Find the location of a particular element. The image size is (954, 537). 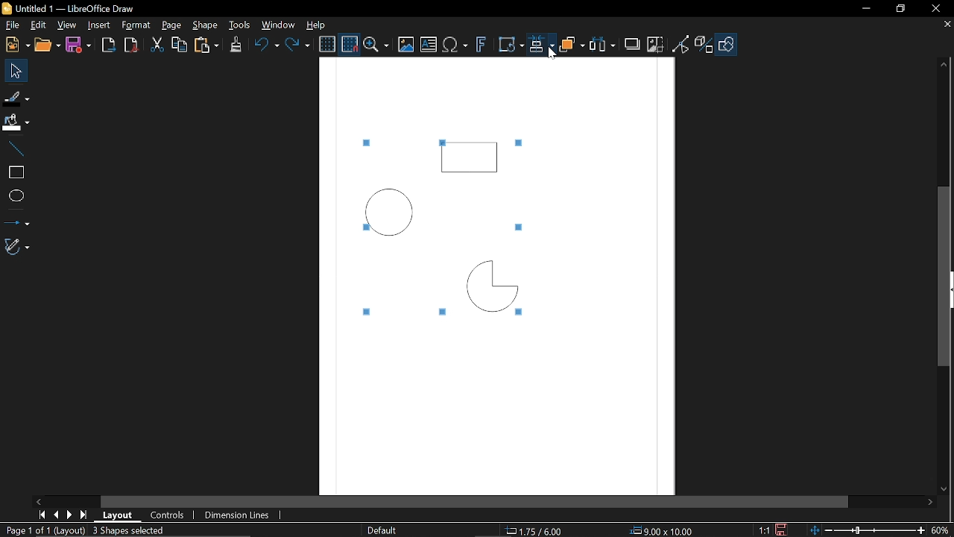

COntrols is located at coordinates (171, 515).